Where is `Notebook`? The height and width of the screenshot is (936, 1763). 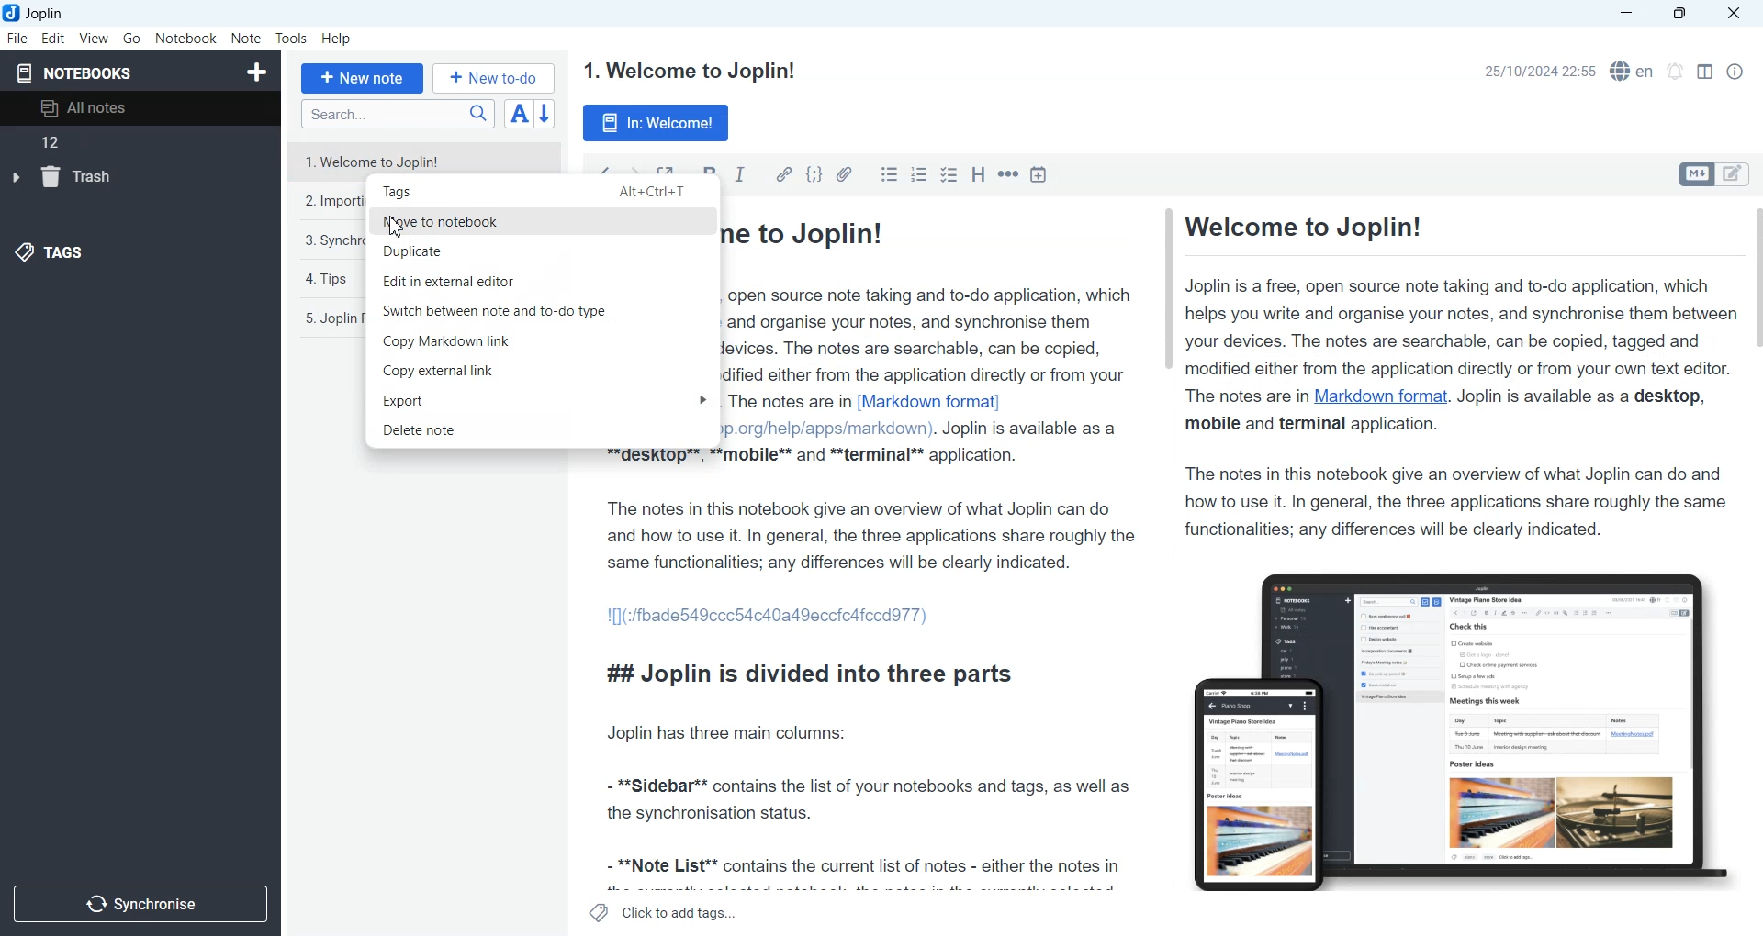
Notebook is located at coordinates (186, 39).